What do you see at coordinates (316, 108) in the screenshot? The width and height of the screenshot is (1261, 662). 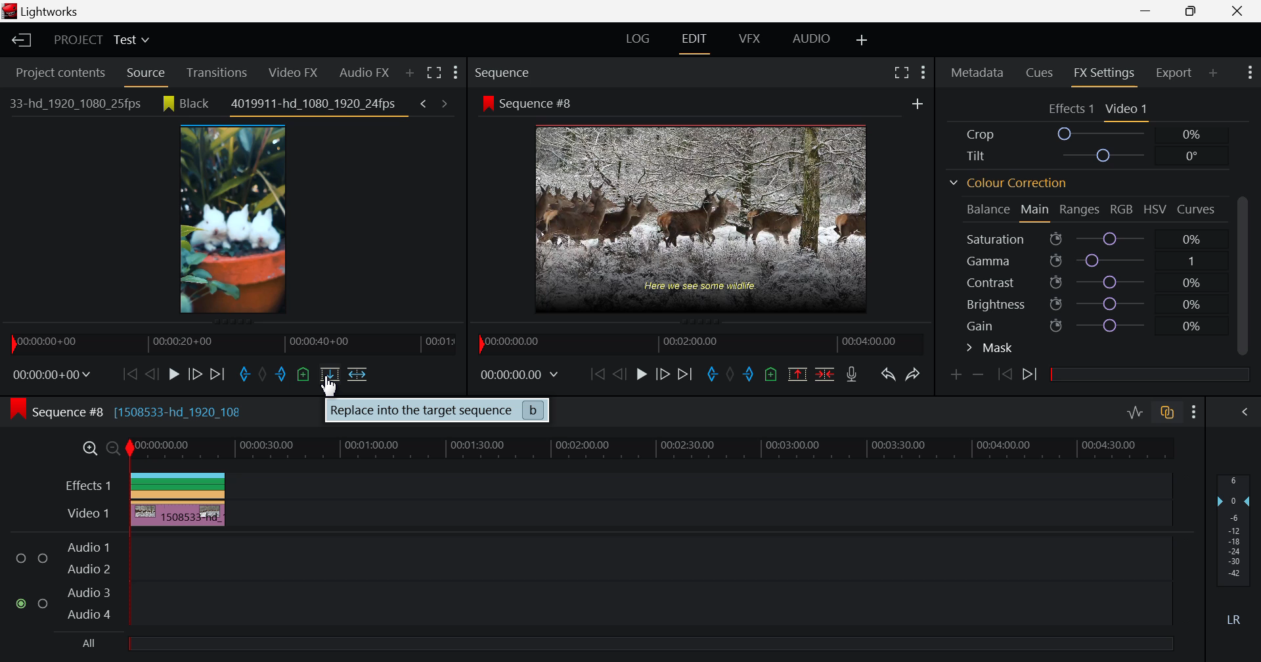 I see `4019911-hd_1080_1920_24fps` at bounding box center [316, 108].